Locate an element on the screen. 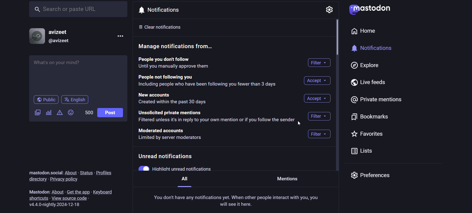 The height and width of the screenshot is (213, 472). explore is located at coordinates (370, 67).